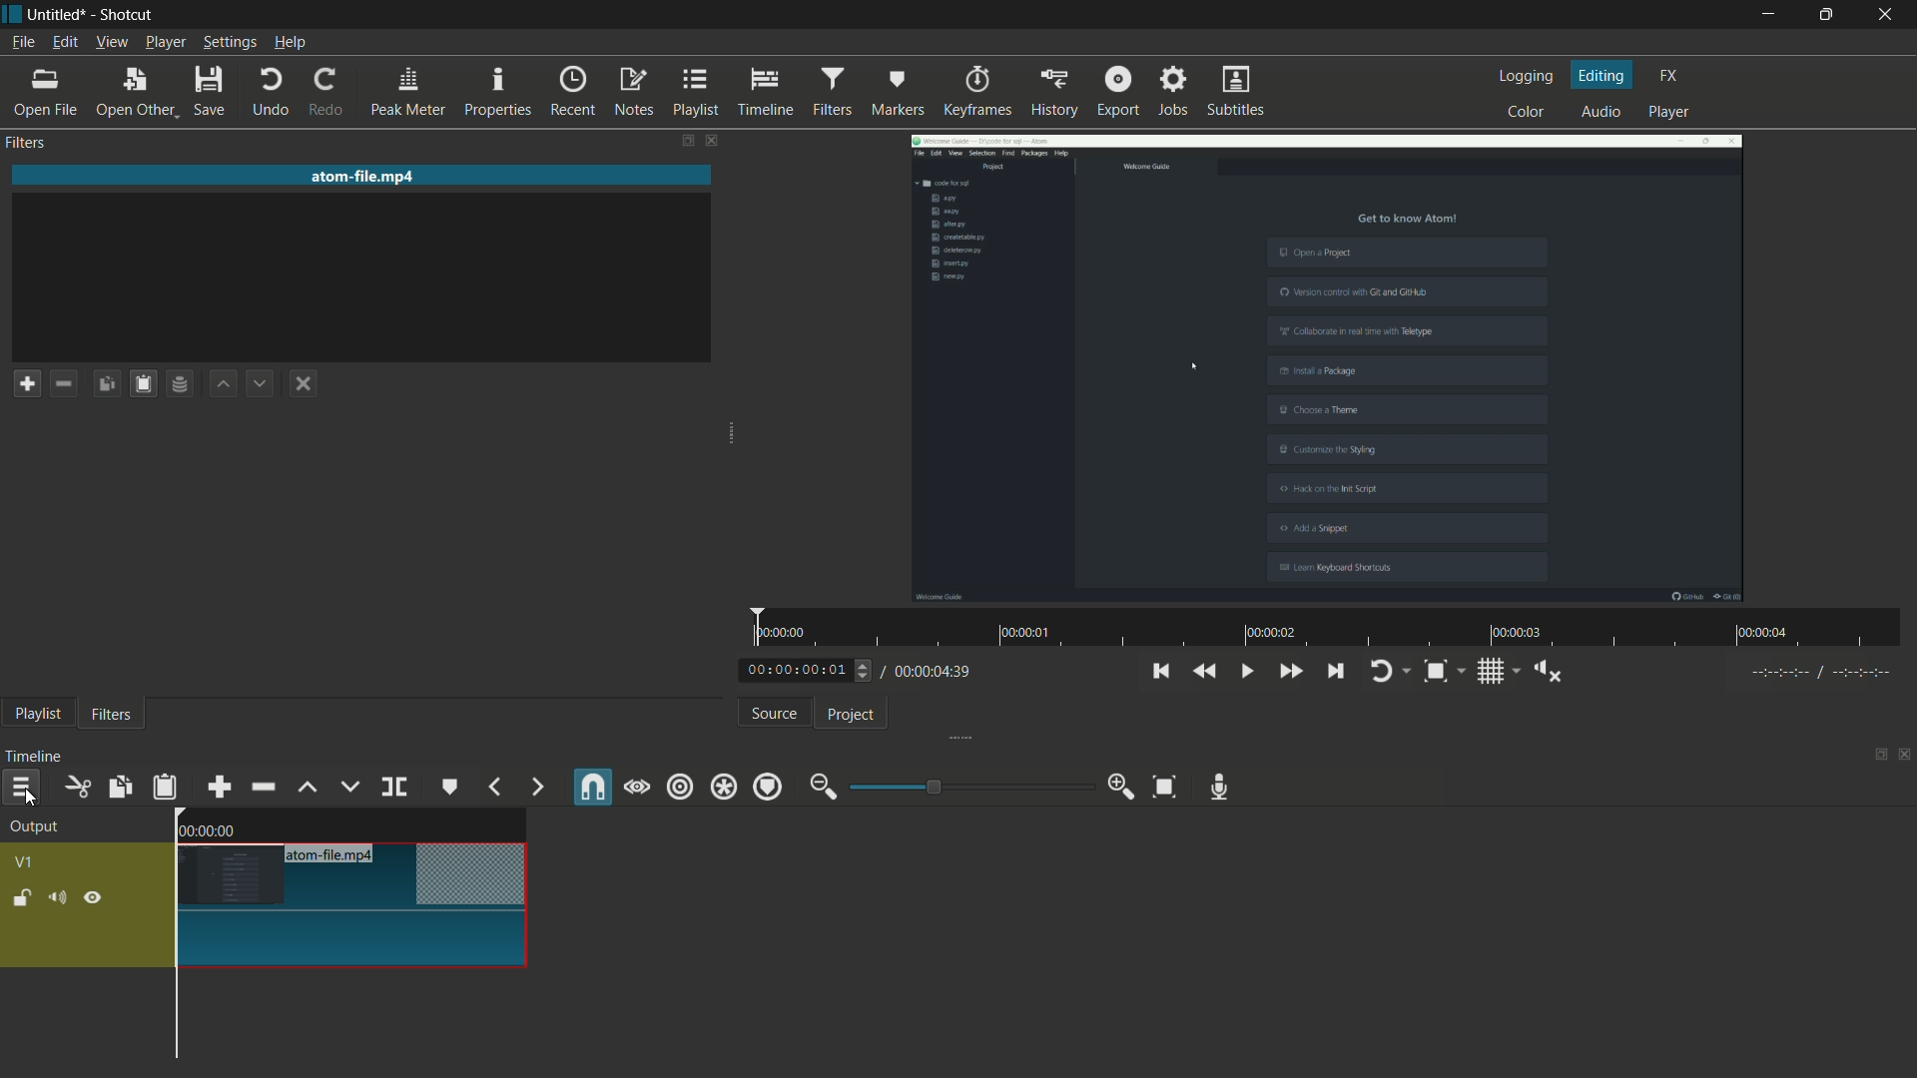 The image size is (1917, 1078). Describe the element at coordinates (538, 787) in the screenshot. I see `next marker` at that location.